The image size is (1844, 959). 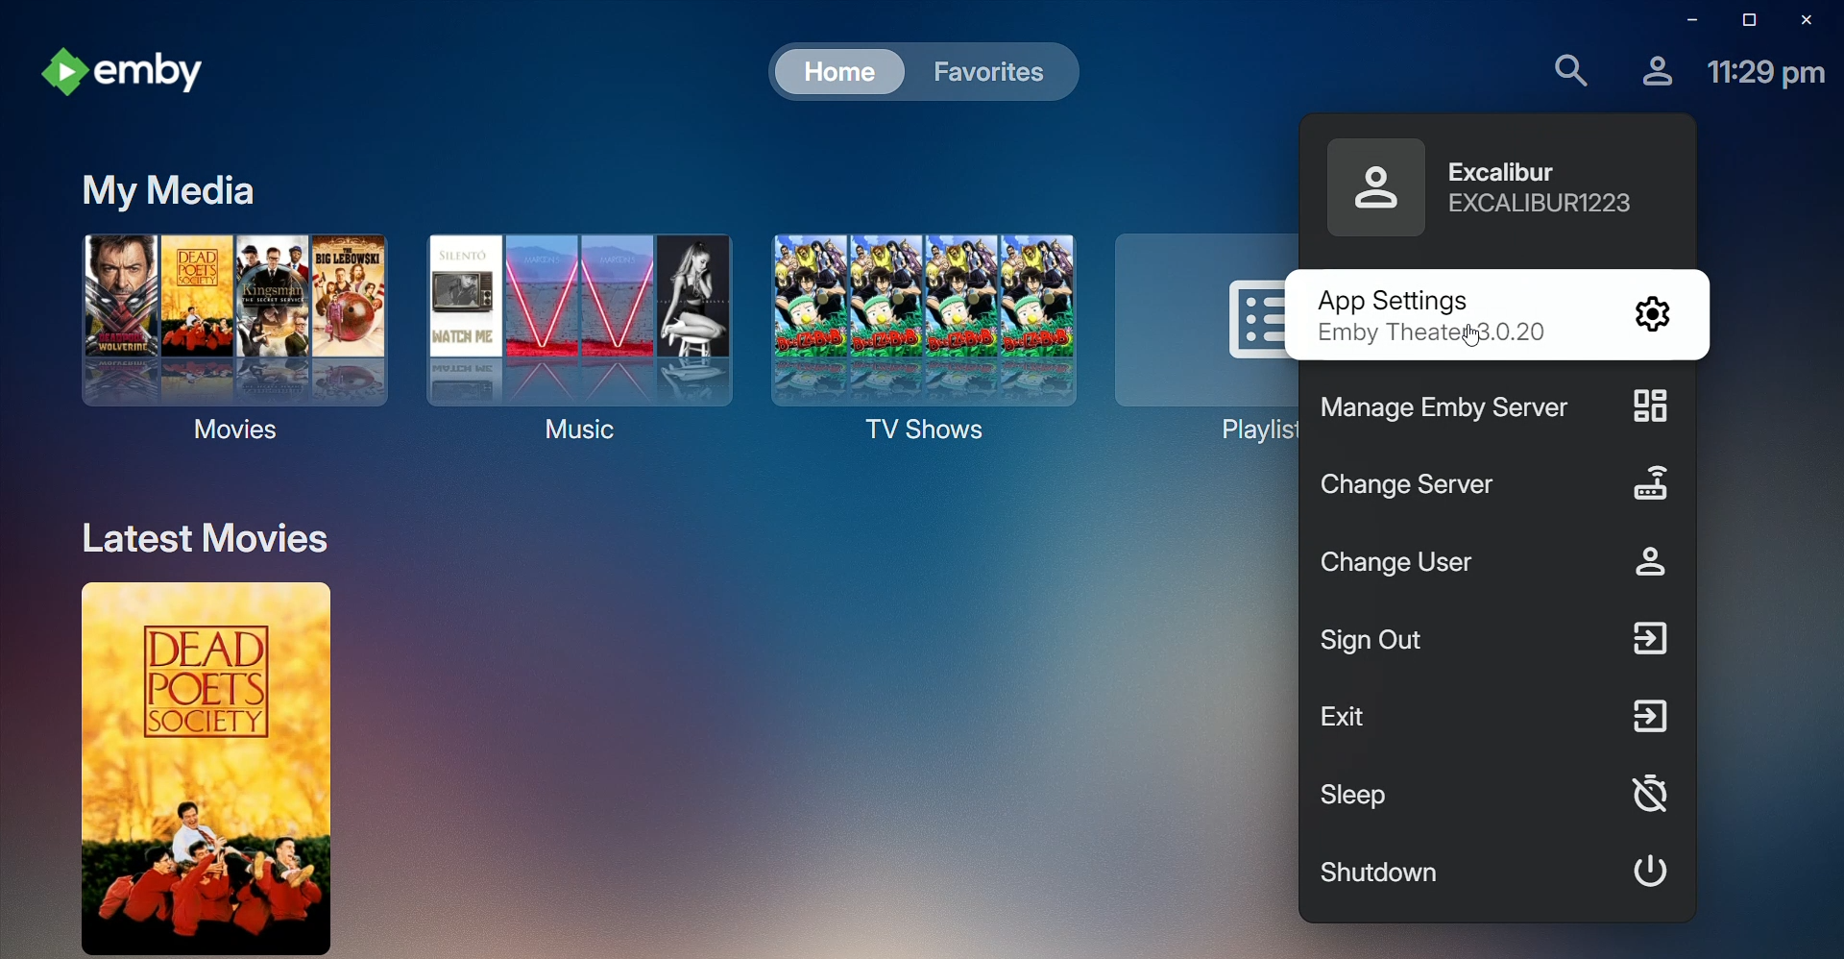 I want to click on Minimize, so click(x=1683, y=18).